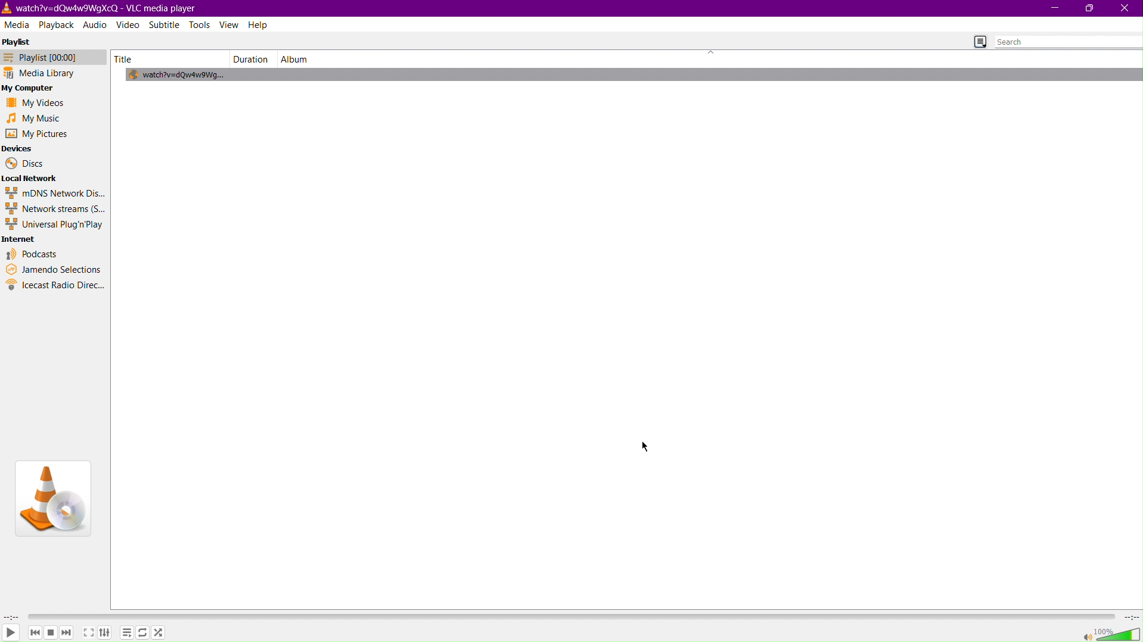 The image size is (1143, 642). Describe the element at coordinates (131, 59) in the screenshot. I see `Title` at that location.